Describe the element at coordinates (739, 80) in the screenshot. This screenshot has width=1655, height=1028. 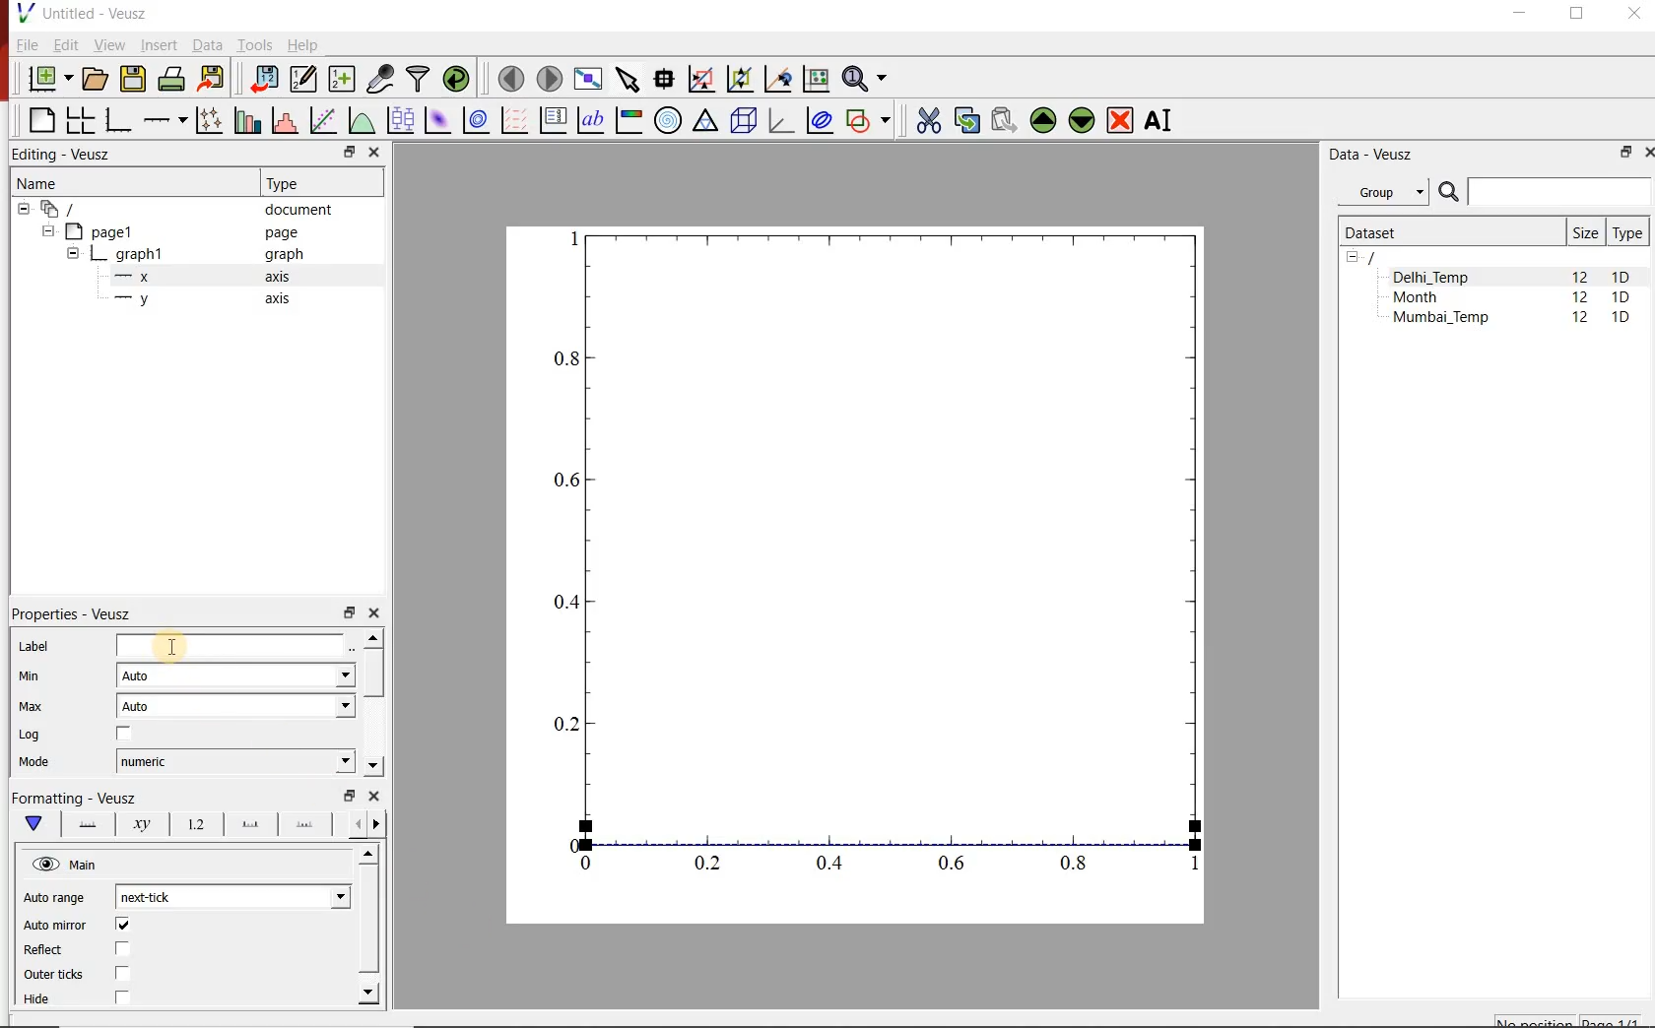
I see `click to zoom out of graph axes` at that location.